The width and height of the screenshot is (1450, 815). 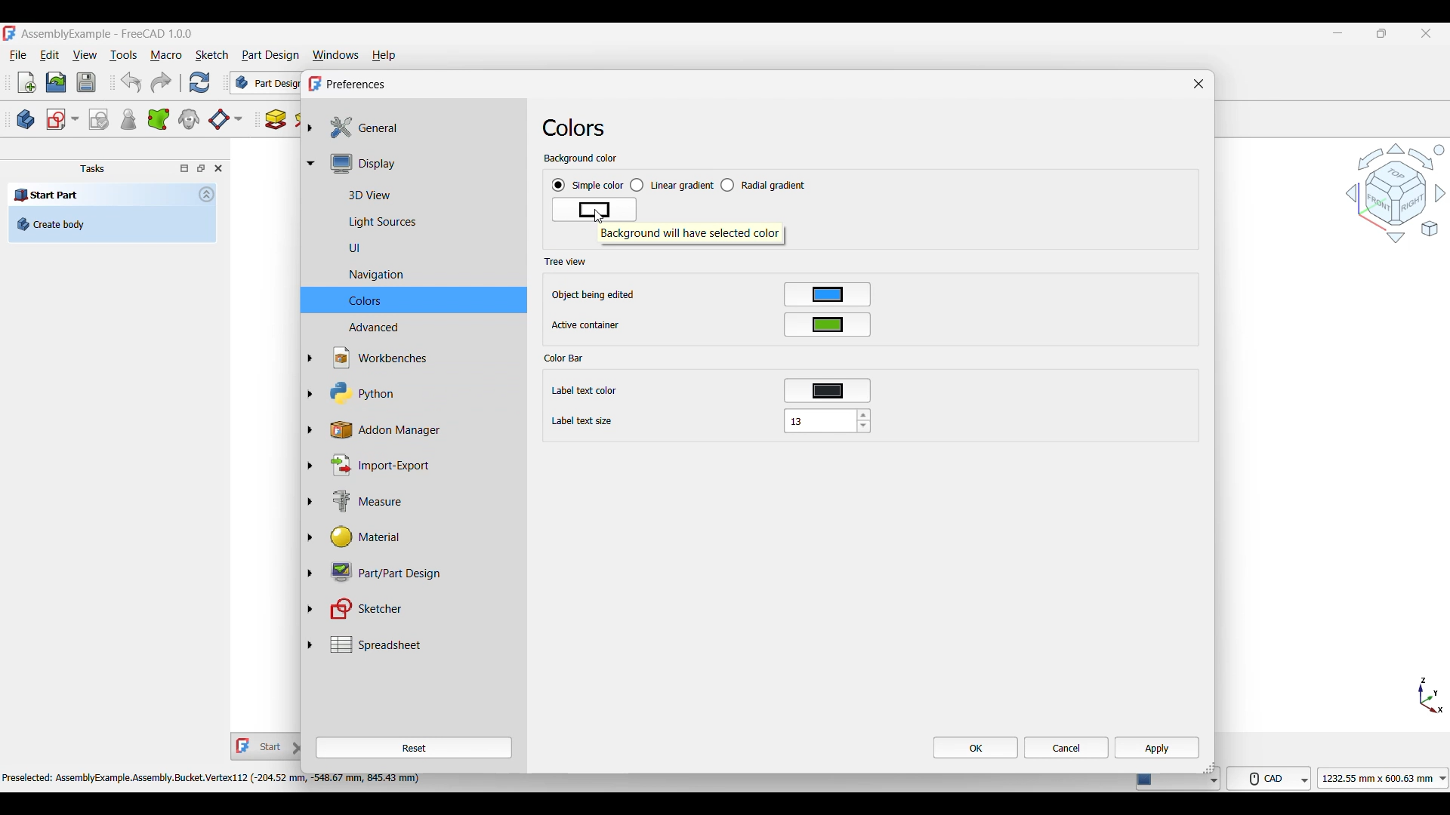 What do you see at coordinates (190, 118) in the screenshot?
I see `Create a clone` at bounding box center [190, 118].